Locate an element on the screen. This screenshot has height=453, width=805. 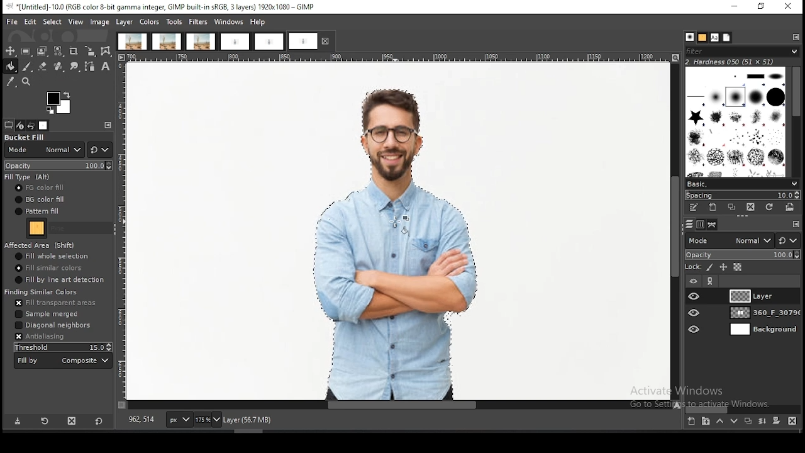
restore is located at coordinates (762, 8).